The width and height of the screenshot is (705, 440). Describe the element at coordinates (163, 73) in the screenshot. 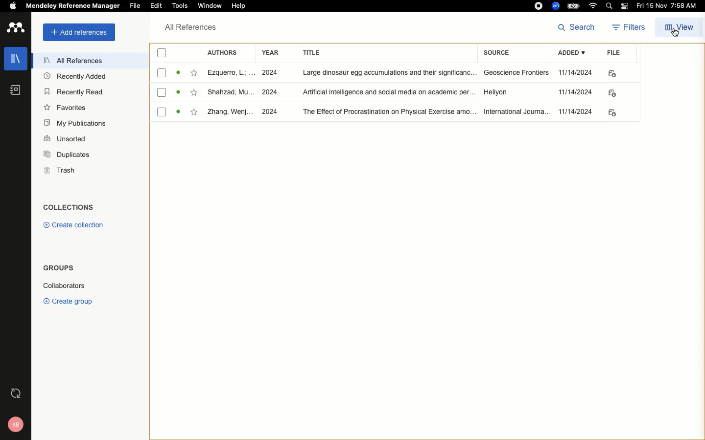

I see `Checkbox` at that location.